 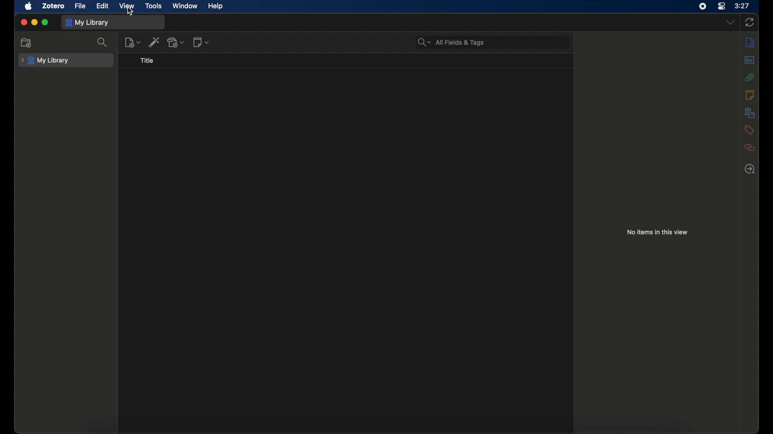 I want to click on my library, so click(x=89, y=22).